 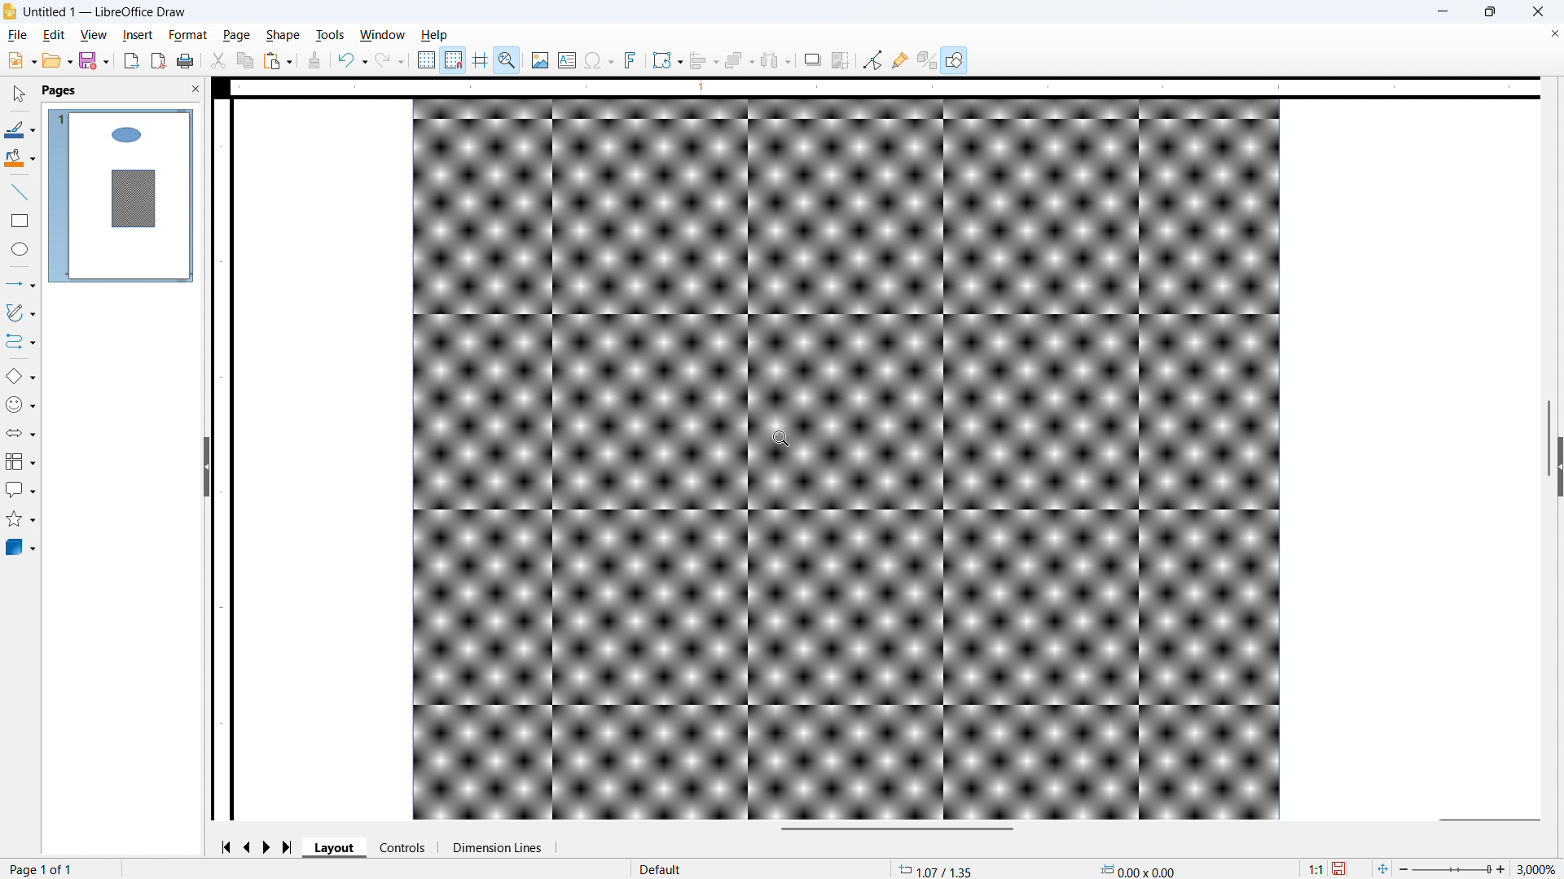 I want to click on Undo , so click(x=353, y=60).